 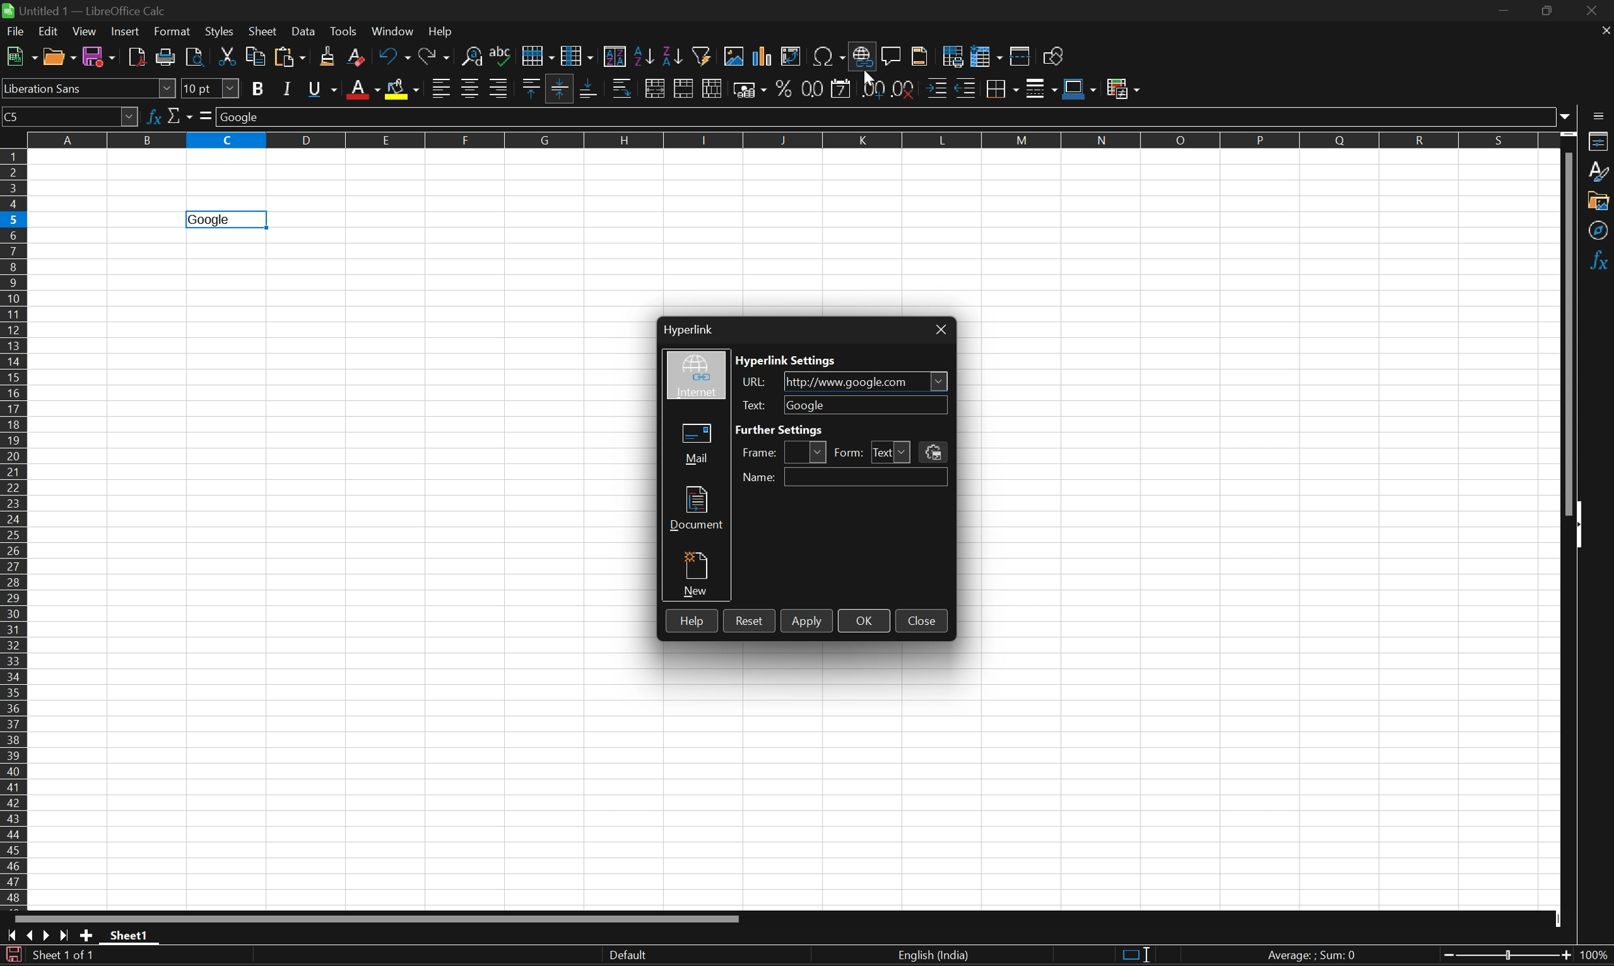 What do you see at coordinates (1566, 115) in the screenshot?
I see `Drop down` at bounding box center [1566, 115].